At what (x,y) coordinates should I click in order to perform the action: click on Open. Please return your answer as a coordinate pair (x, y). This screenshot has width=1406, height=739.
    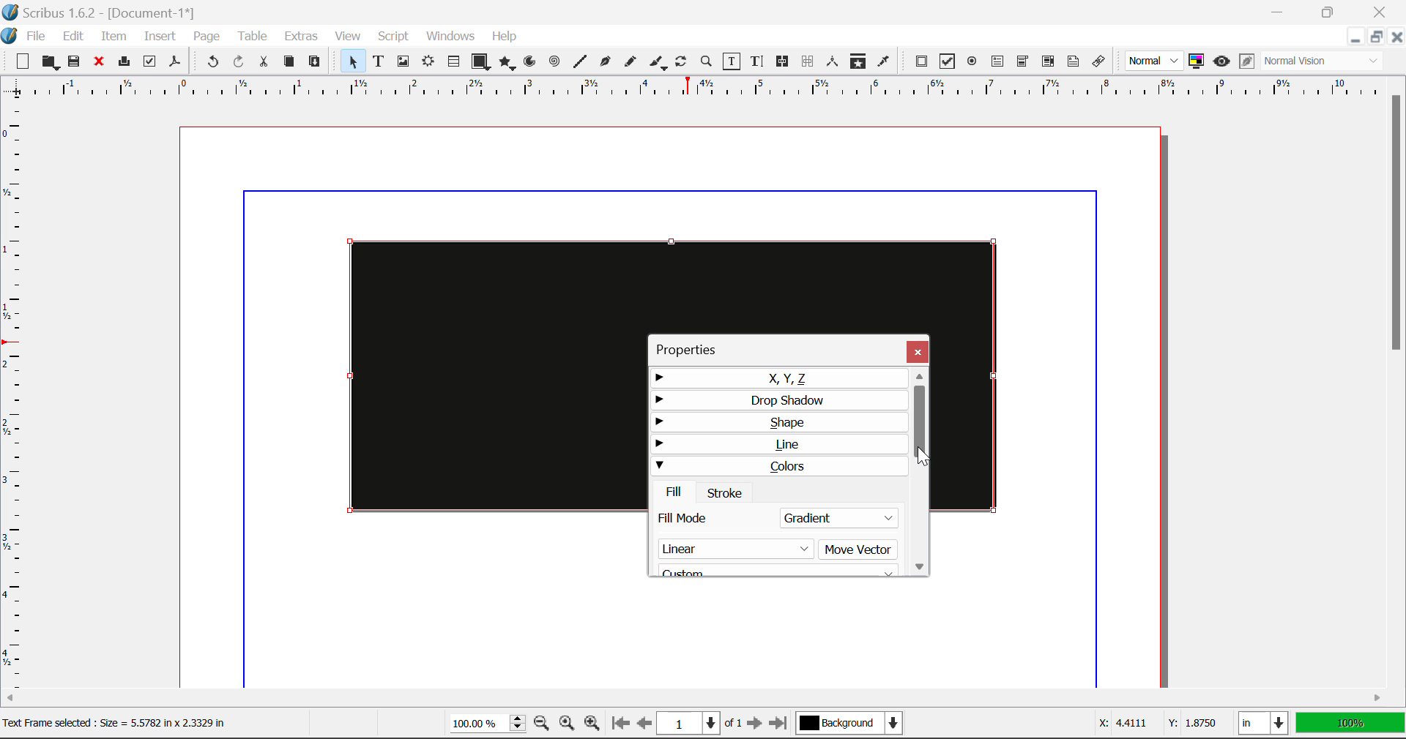
    Looking at the image, I should click on (52, 64).